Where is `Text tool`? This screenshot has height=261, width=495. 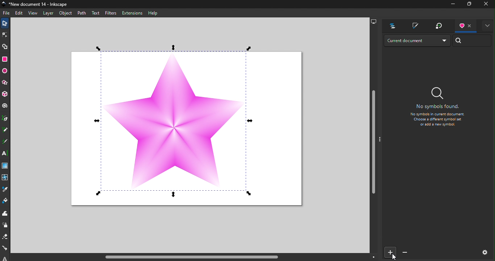
Text tool is located at coordinates (5, 153).